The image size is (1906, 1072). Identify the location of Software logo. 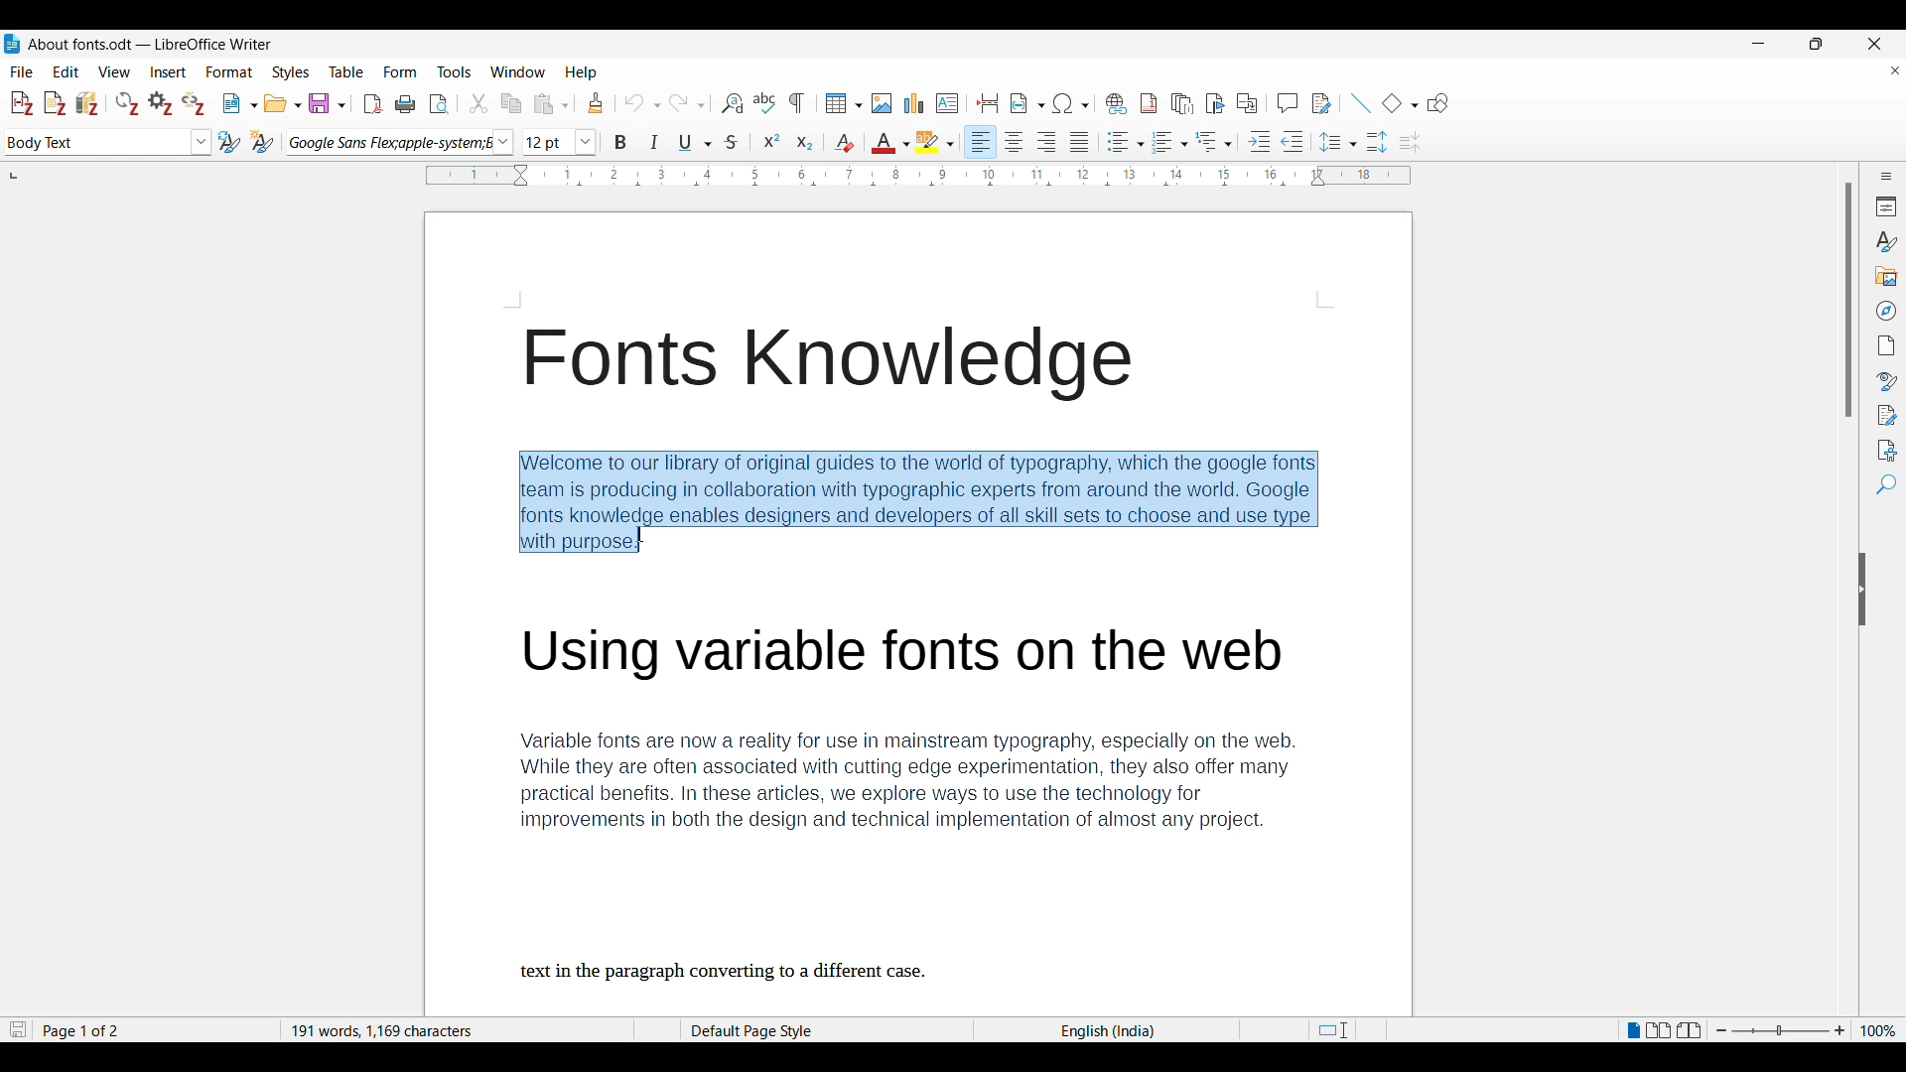
(12, 44).